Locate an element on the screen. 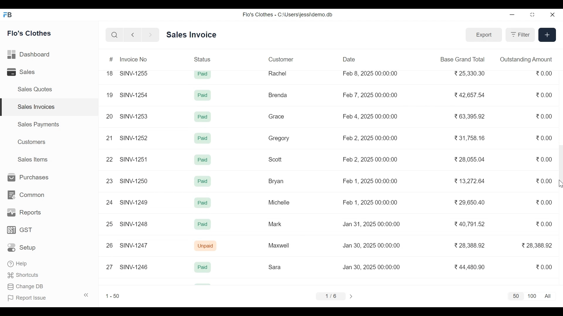 Image resolution: width=563 pixels, height=316 pixels. 28,388.92 is located at coordinates (537, 245).